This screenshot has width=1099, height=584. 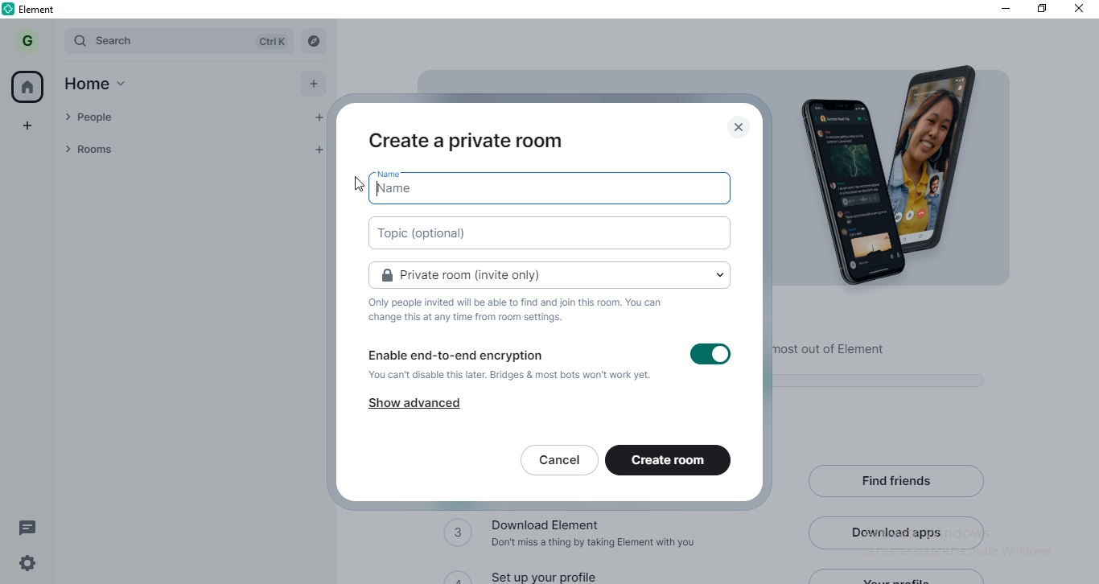 What do you see at coordinates (323, 151) in the screenshot?
I see `add room` at bounding box center [323, 151].